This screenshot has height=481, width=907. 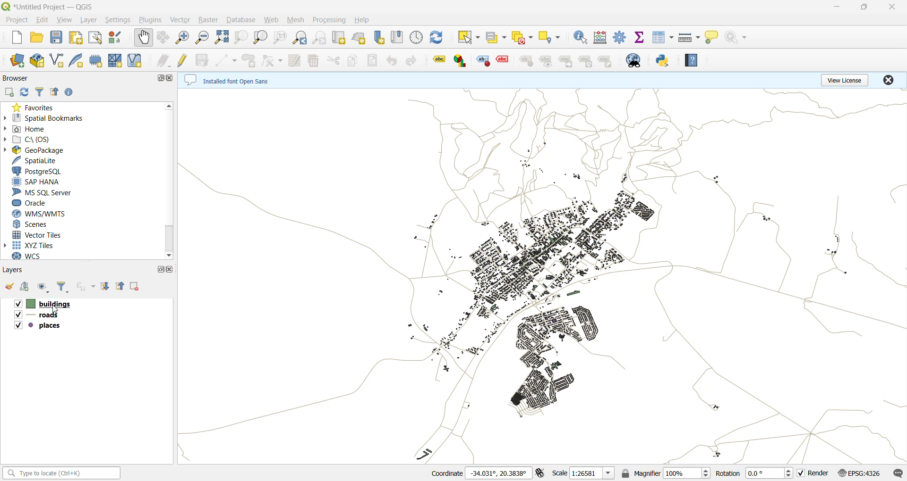 What do you see at coordinates (608, 61) in the screenshot?
I see `change label properties` at bounding box center [608, 61].